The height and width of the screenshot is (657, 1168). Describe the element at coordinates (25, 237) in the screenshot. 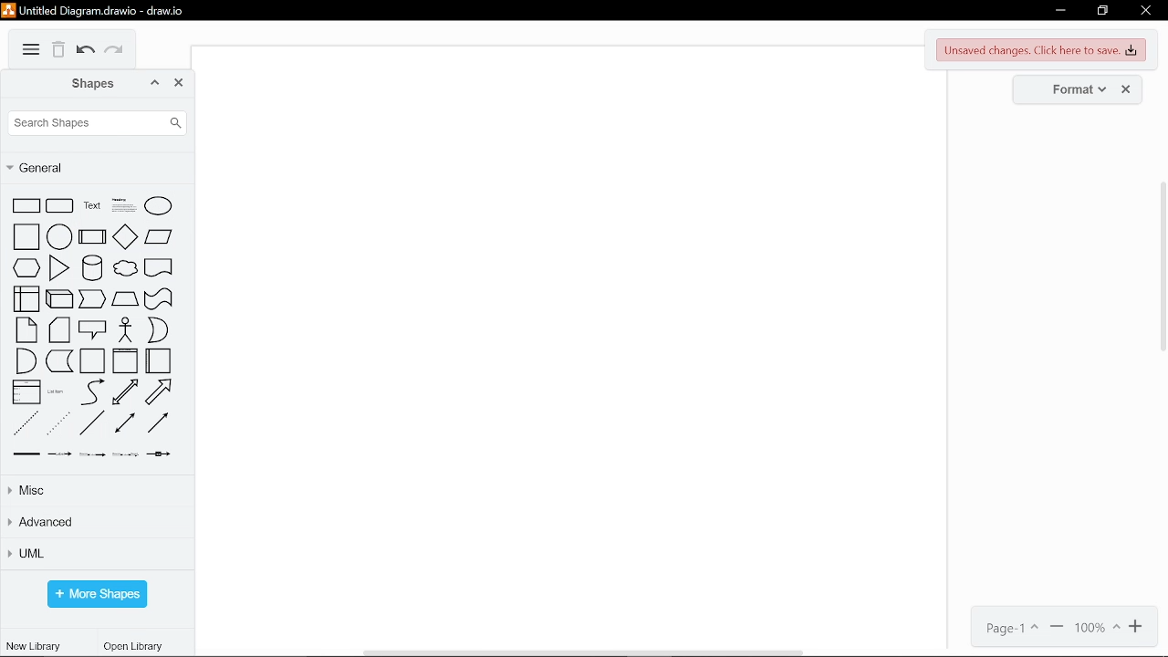

I see `square` at that location.